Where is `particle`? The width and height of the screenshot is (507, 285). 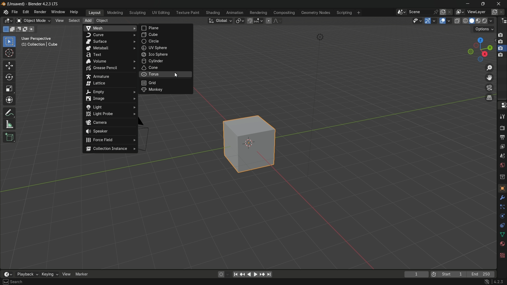 particle is located at coordinates (502, 207).